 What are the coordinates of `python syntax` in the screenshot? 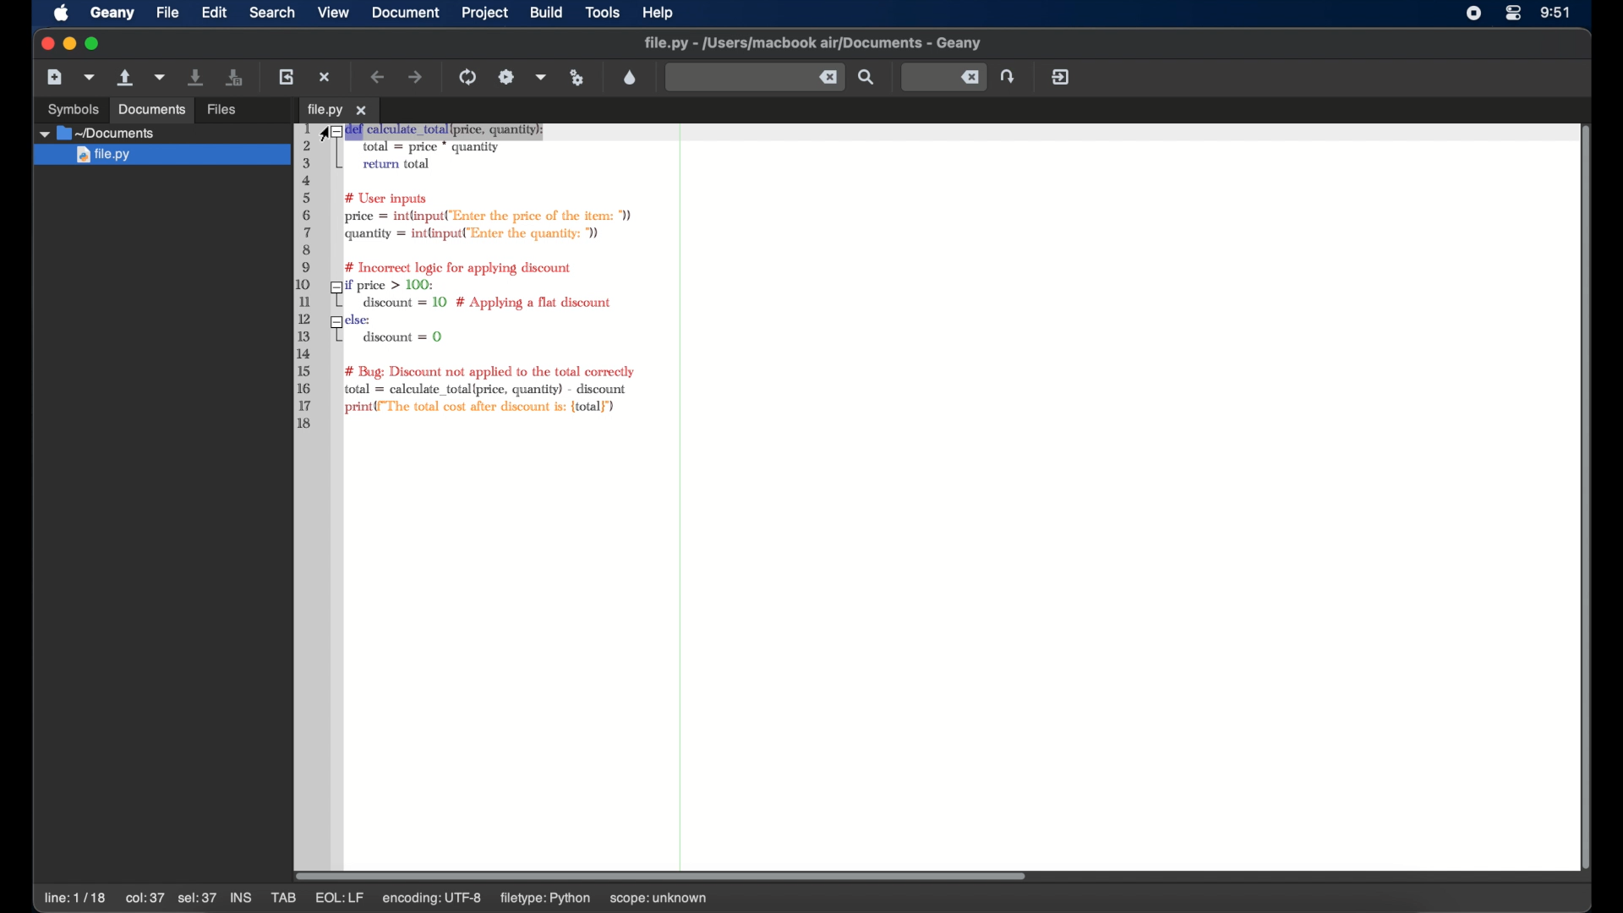 It's located at (496, 271).